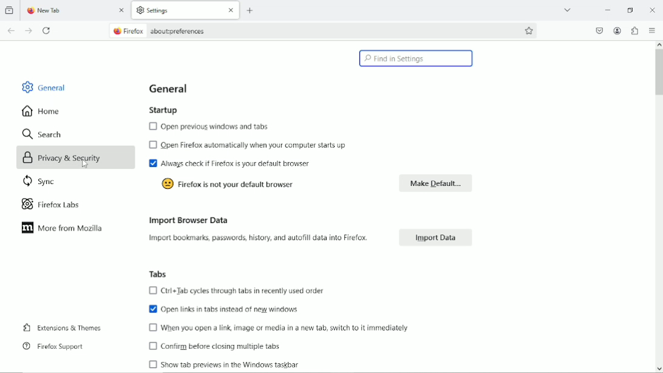 This screenshot has height=373, width=663. I want to click on about:oreferences, so click(183, 32).